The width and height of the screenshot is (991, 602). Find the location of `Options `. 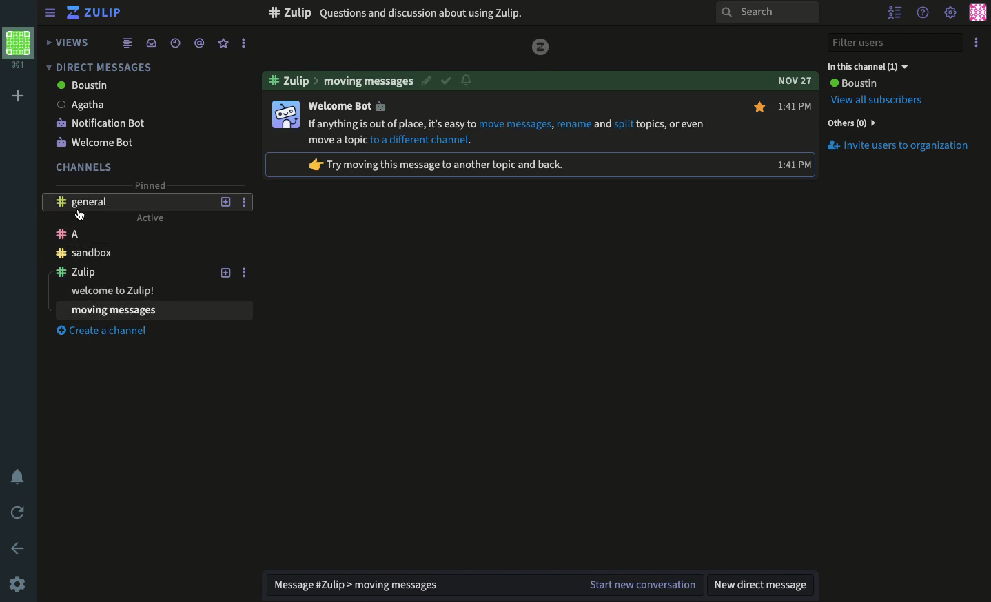

Options  is located at coordinates (979, 40).